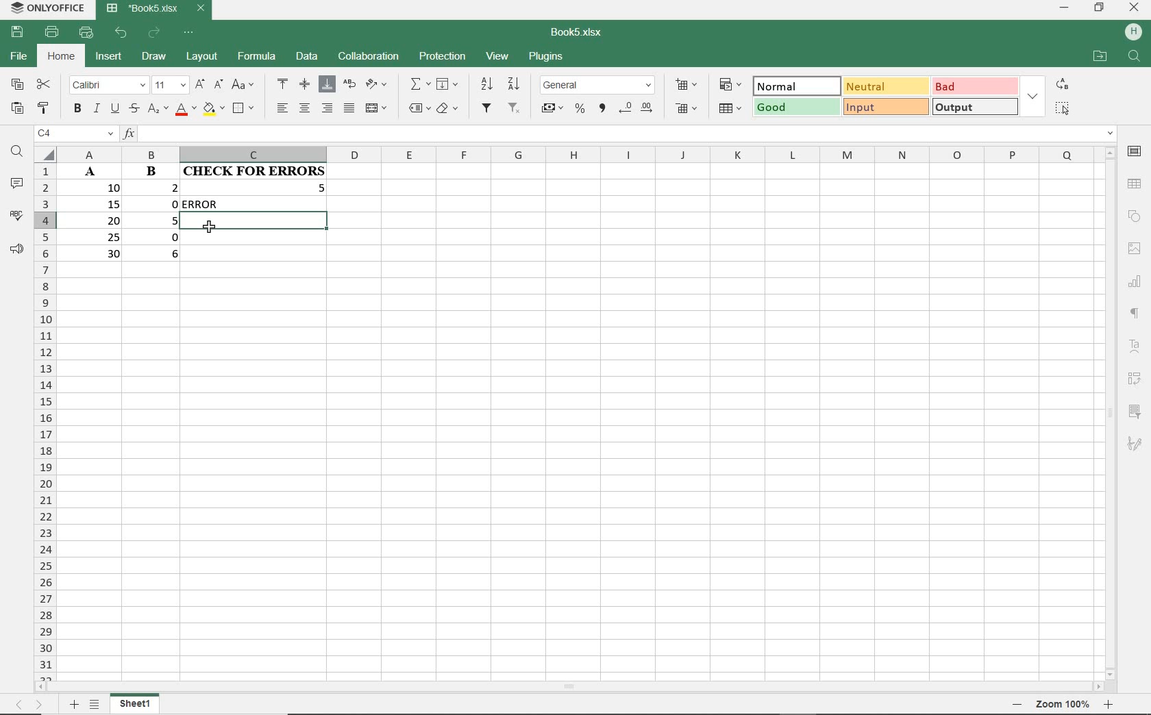 This screenshot has height=715, width=1151. What do you see at coordinates (1136, 182) in the screenshot?
I see `` at bounding box center [1136, 182].